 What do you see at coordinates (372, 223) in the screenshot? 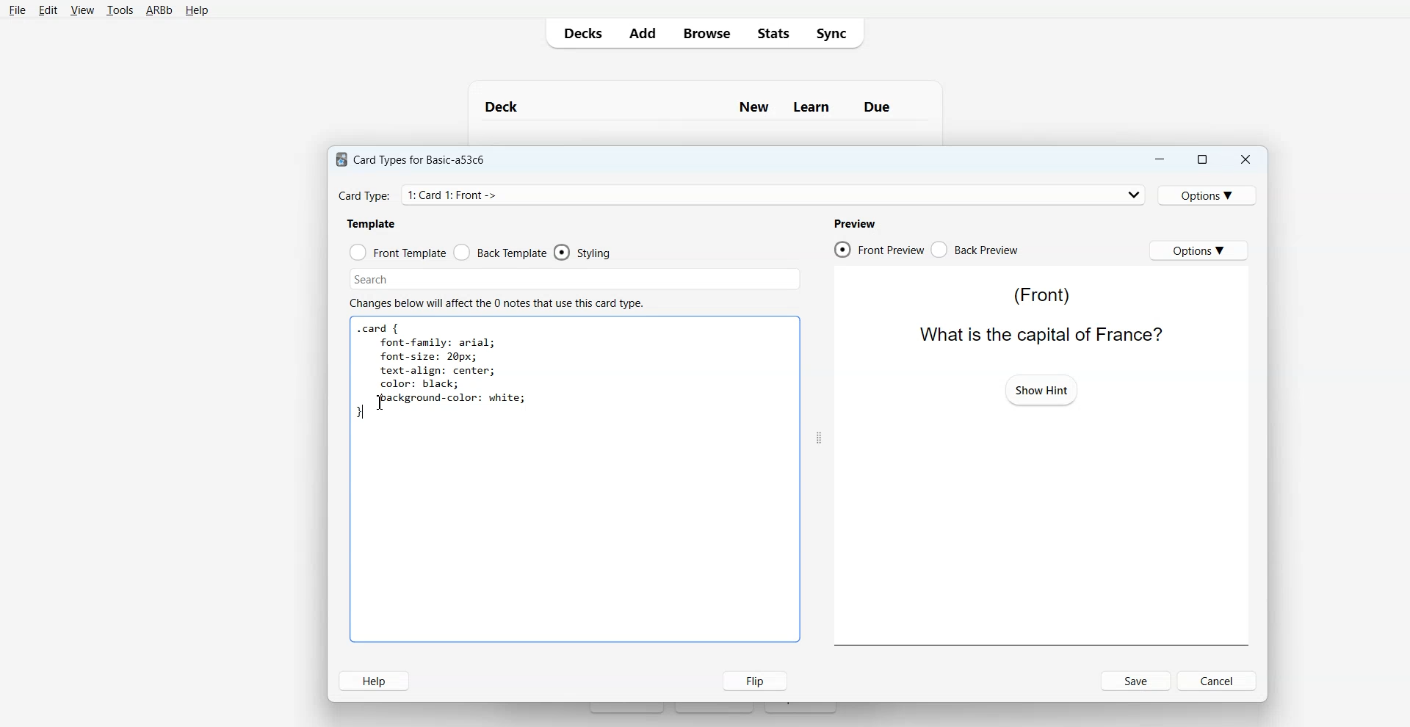
I see `Template` at bounding box center [372, 223].